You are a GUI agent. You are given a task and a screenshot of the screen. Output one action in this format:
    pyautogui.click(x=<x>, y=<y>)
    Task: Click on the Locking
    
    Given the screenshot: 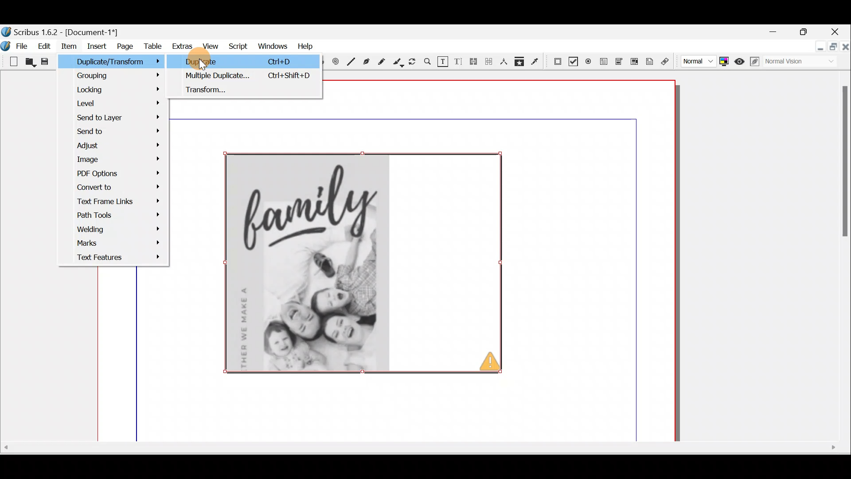 What is the action you would take?
    pyautogui.click(x=120, y=92)
    